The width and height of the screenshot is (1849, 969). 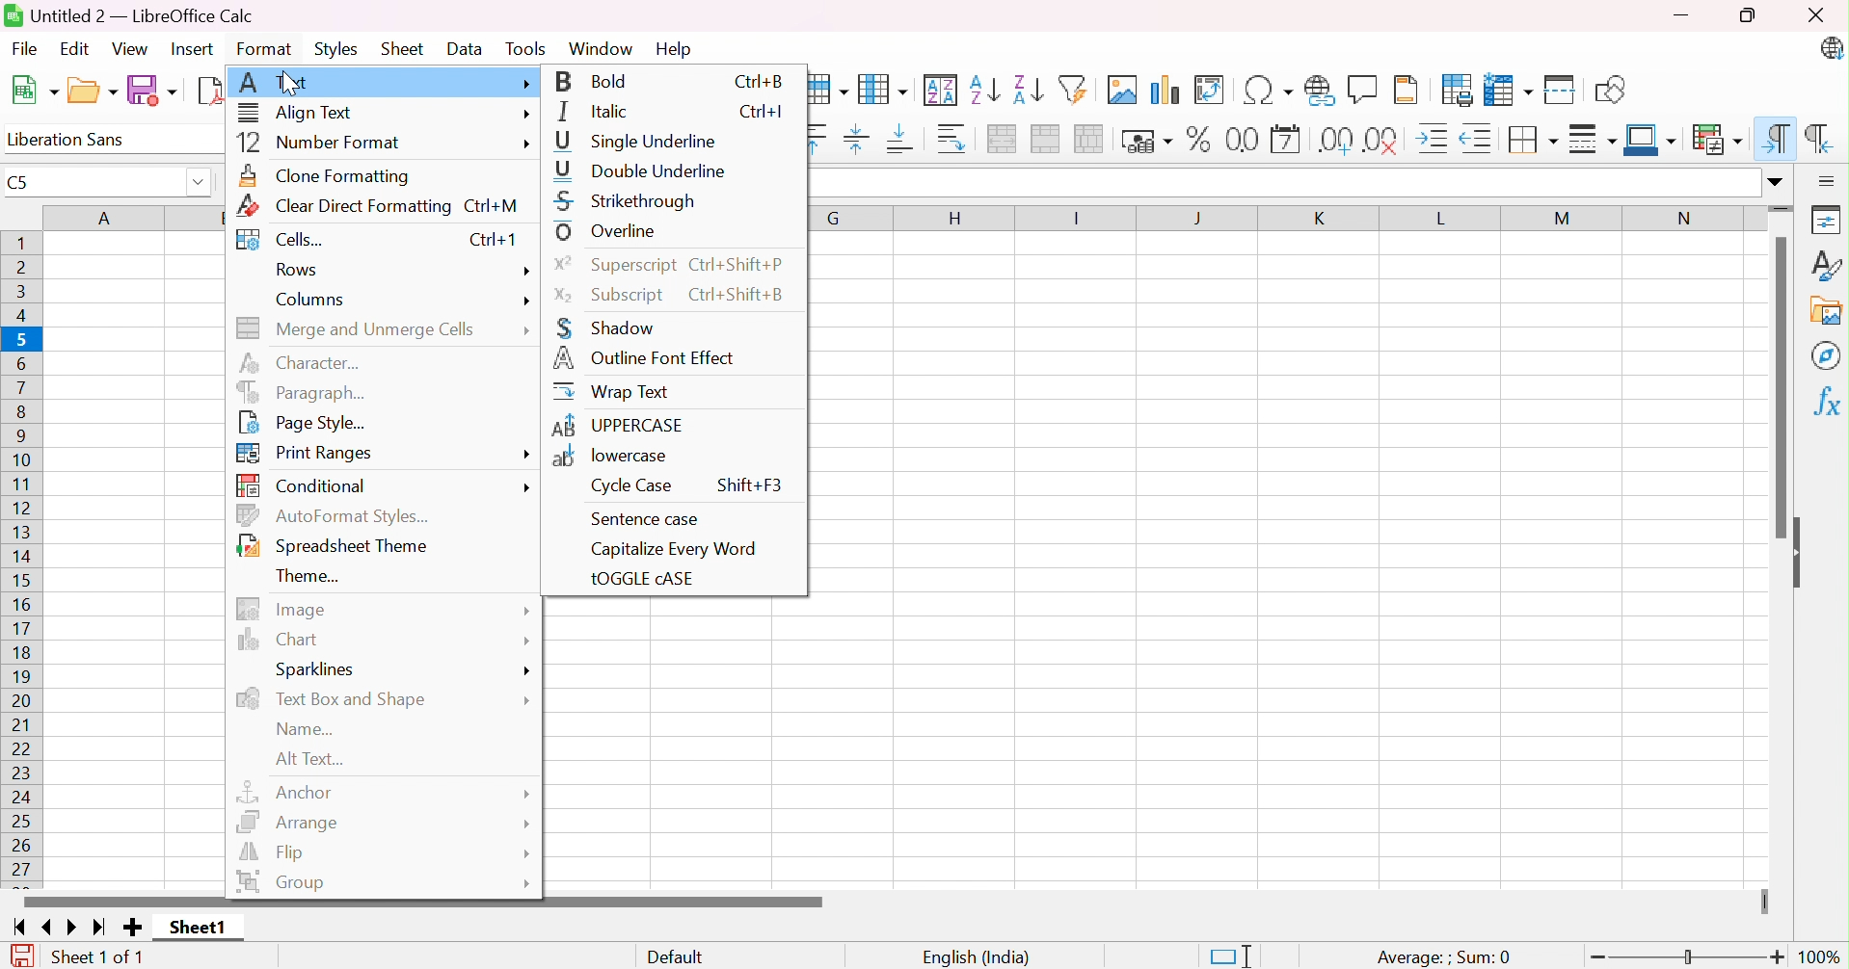 I want to click on Decrease Indent, so click(x=1480, y=139).